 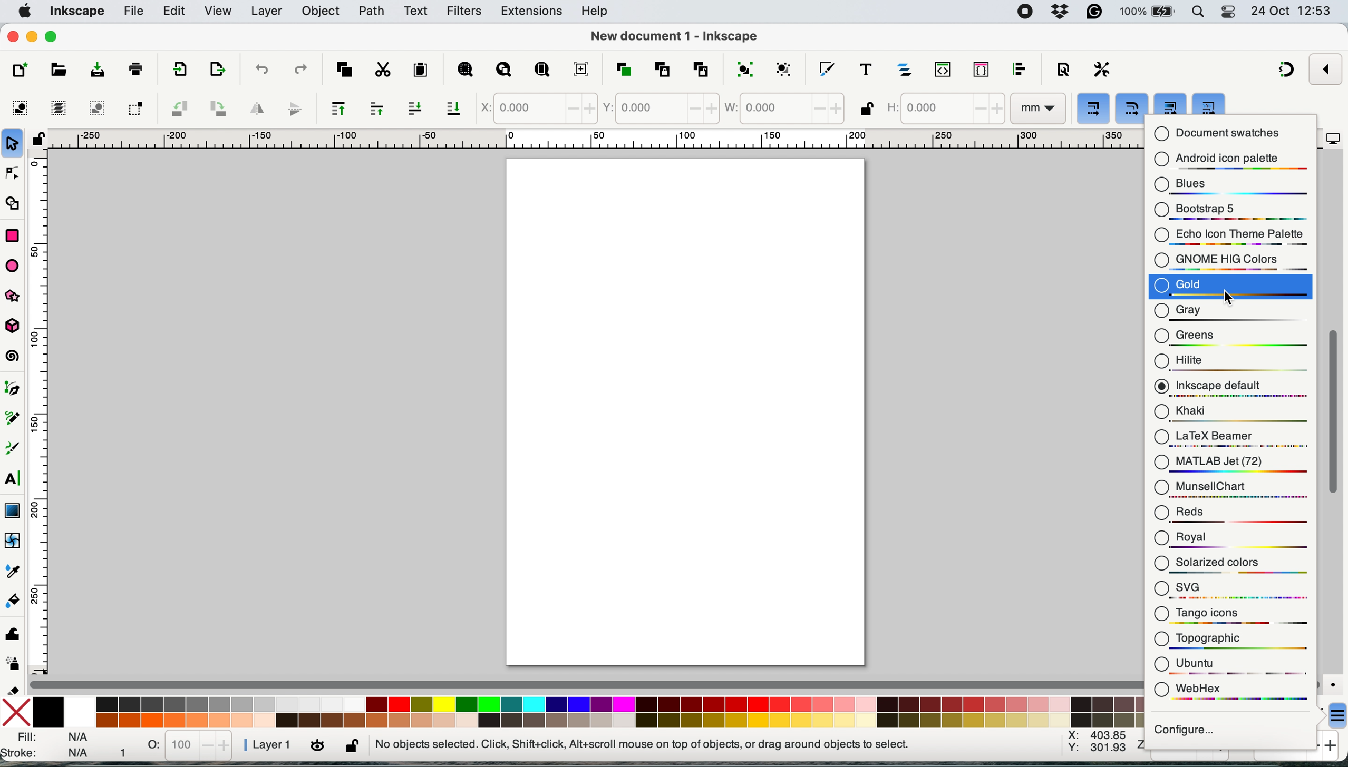 What do you see at coordinates (181, 71) in the screenshot?
I see `export` at bounding box center [181, 71].